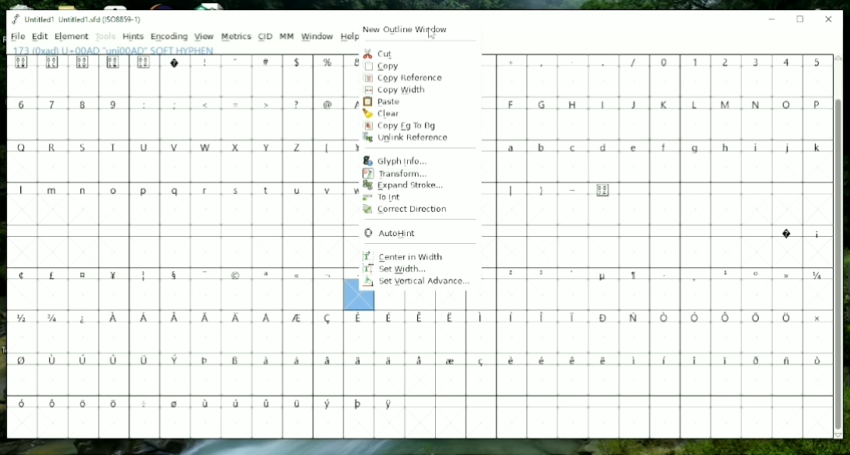  Describe the element at coordinates (666, 147) in the screenshot. I see `Small letters` at that location.